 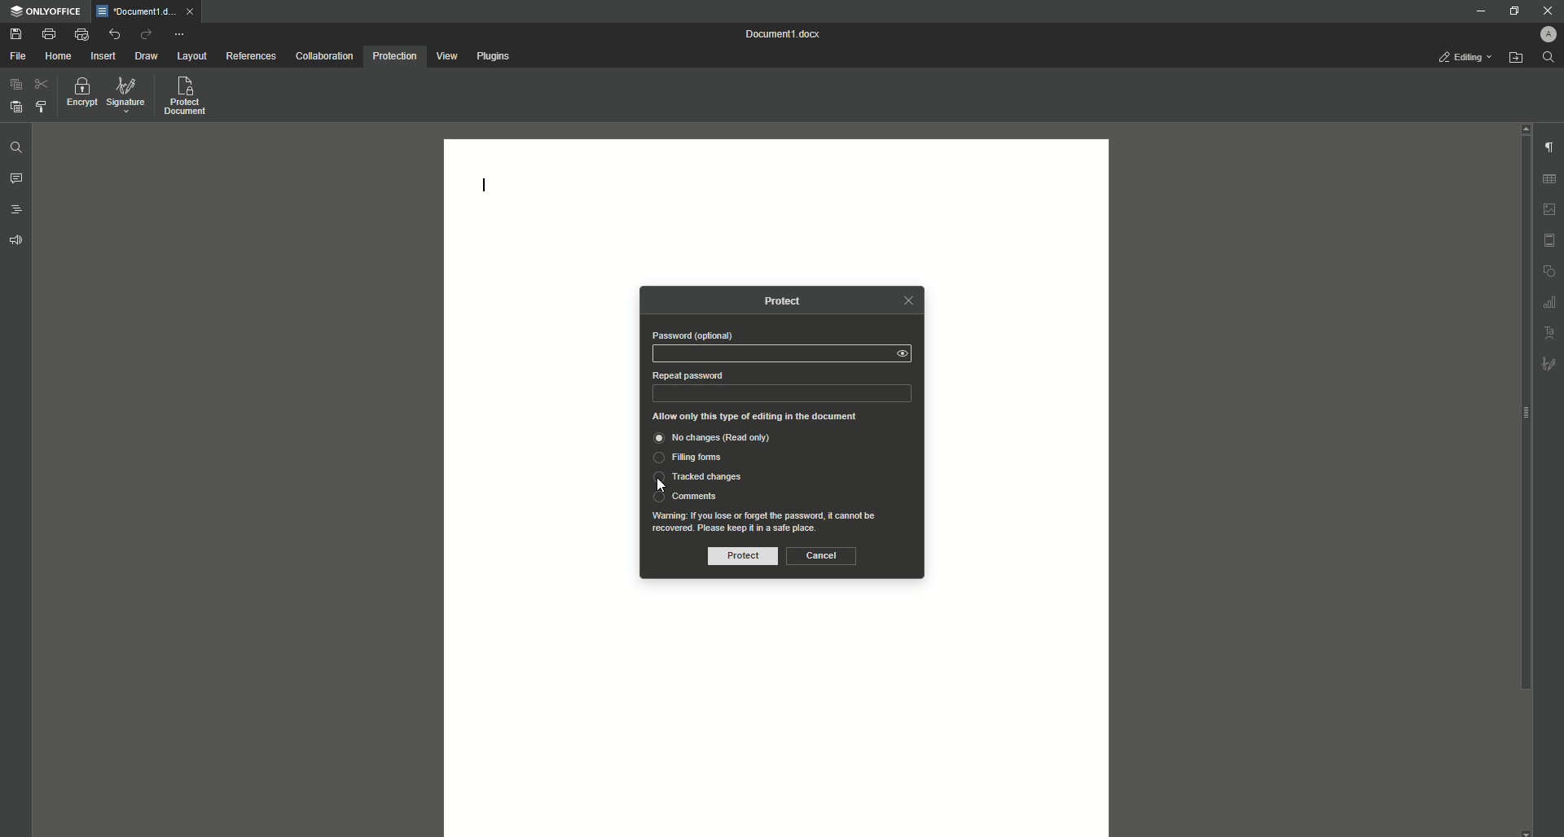 What do you see at coordinates (14, 107) in the screenshot?
I see `Paste` at bounding box center [14, 107].